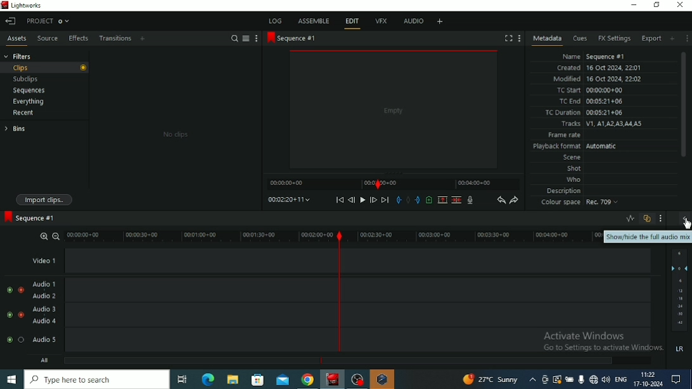 The width and height of the screenshot is (692, 389). What do you see at coordinates (208, 379) in the screenshot?
I see `Microsoft Edge` at bounding box center [208, 379].